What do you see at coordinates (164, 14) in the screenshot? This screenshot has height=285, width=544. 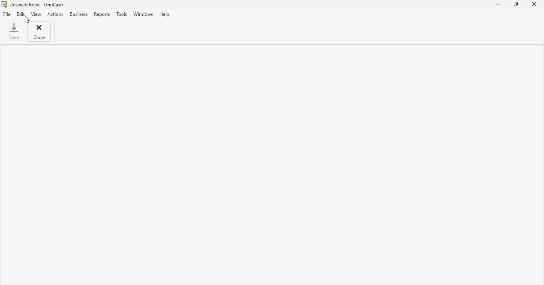 I see `Help` at bounding box center [164, 14].